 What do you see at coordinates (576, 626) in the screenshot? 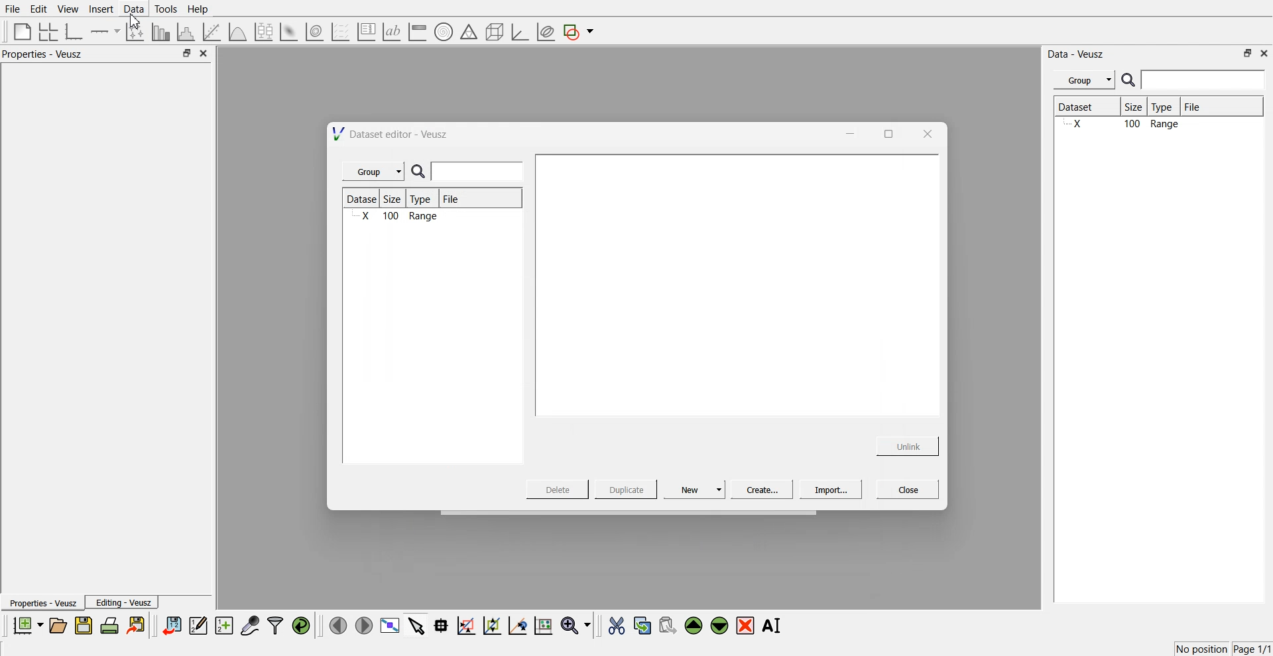
I see `zoom funtions` at bounding box center [576, 626].